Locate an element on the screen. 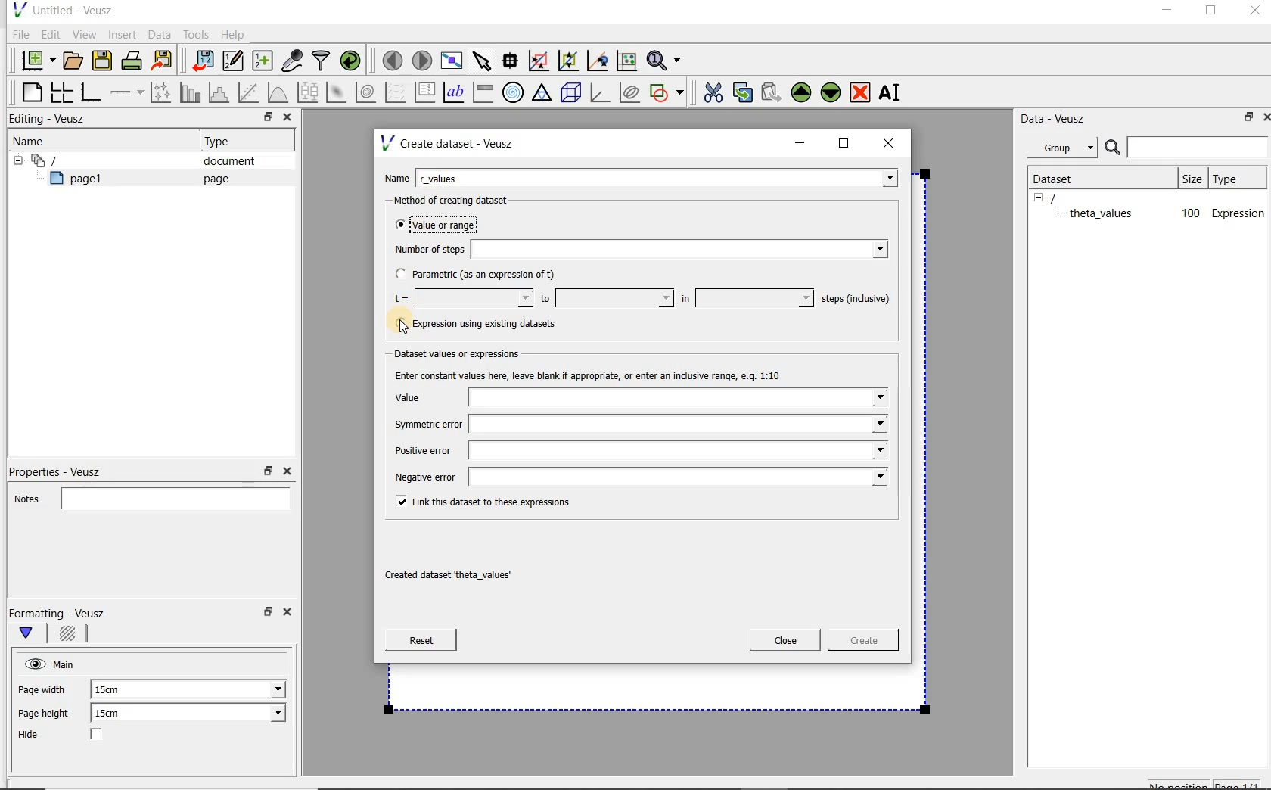 Image resolution: width=1271 pixels, height=790 pixels. Move the selected widget up is located at coordinates (801, 92).